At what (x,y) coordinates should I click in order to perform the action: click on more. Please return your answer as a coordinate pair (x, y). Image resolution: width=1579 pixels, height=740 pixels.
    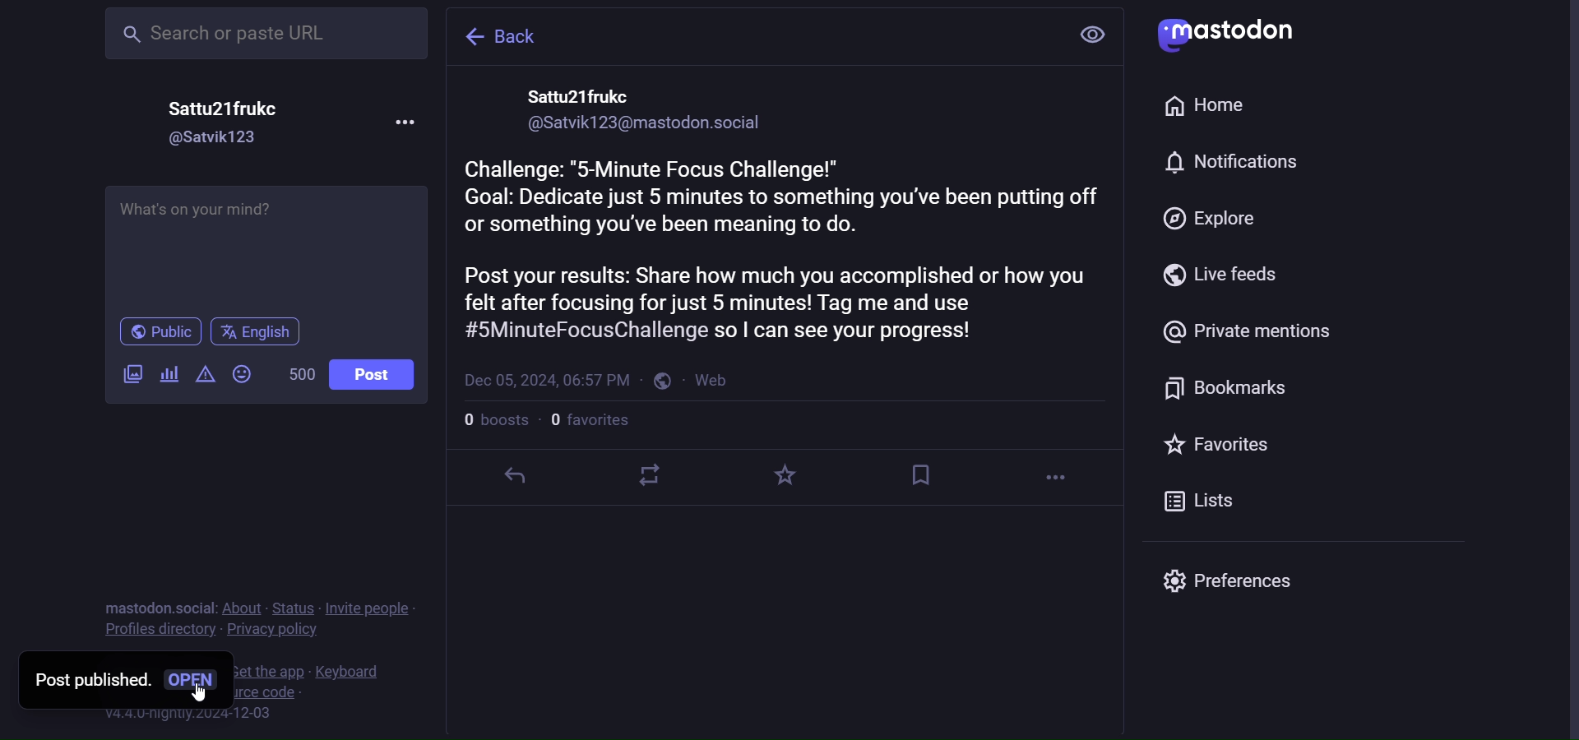
    Looking at the image, I should click on (1060, 478).